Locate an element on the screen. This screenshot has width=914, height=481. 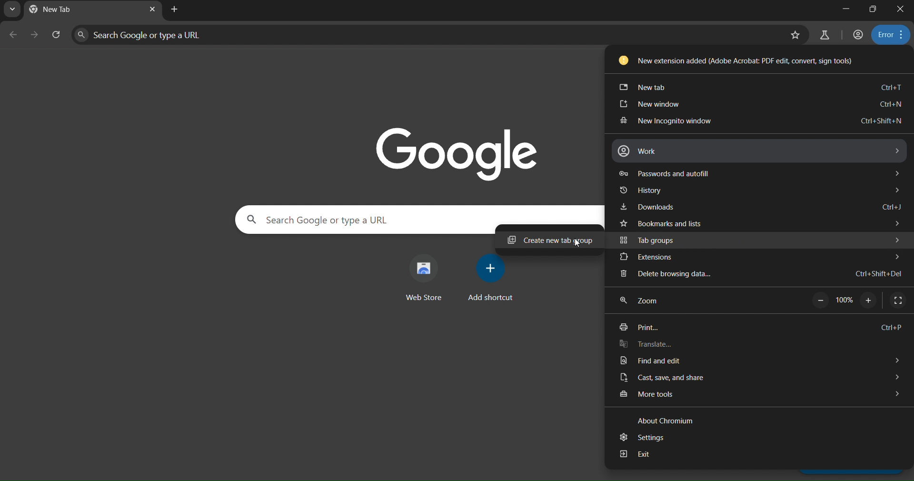
delete browsing data is located at coordinates (757, 275).